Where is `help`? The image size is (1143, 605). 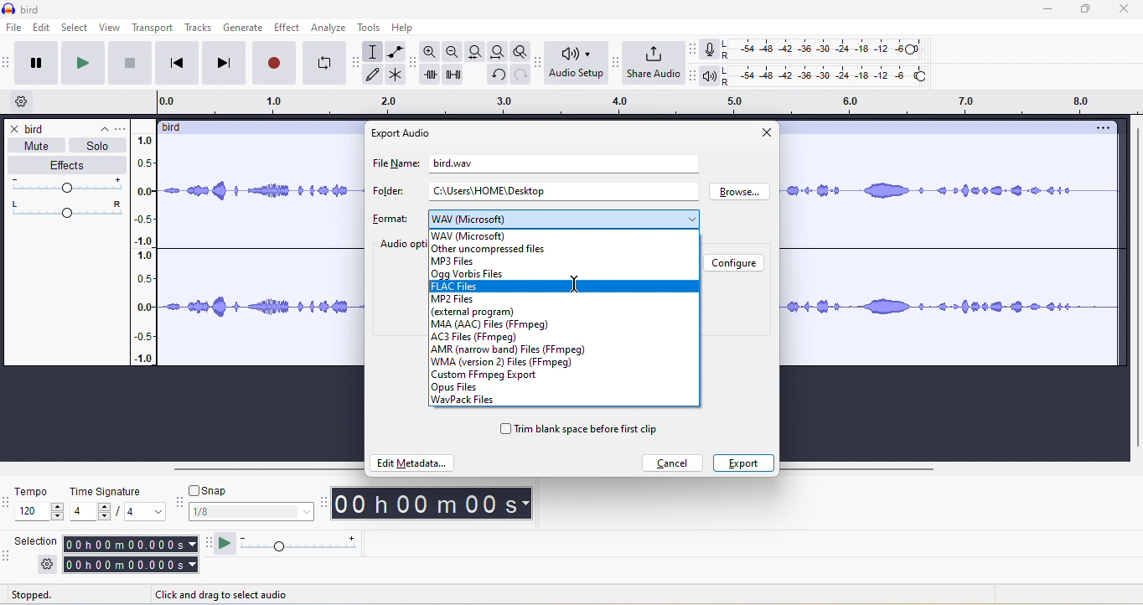 help is located at coordinates (406, 28).